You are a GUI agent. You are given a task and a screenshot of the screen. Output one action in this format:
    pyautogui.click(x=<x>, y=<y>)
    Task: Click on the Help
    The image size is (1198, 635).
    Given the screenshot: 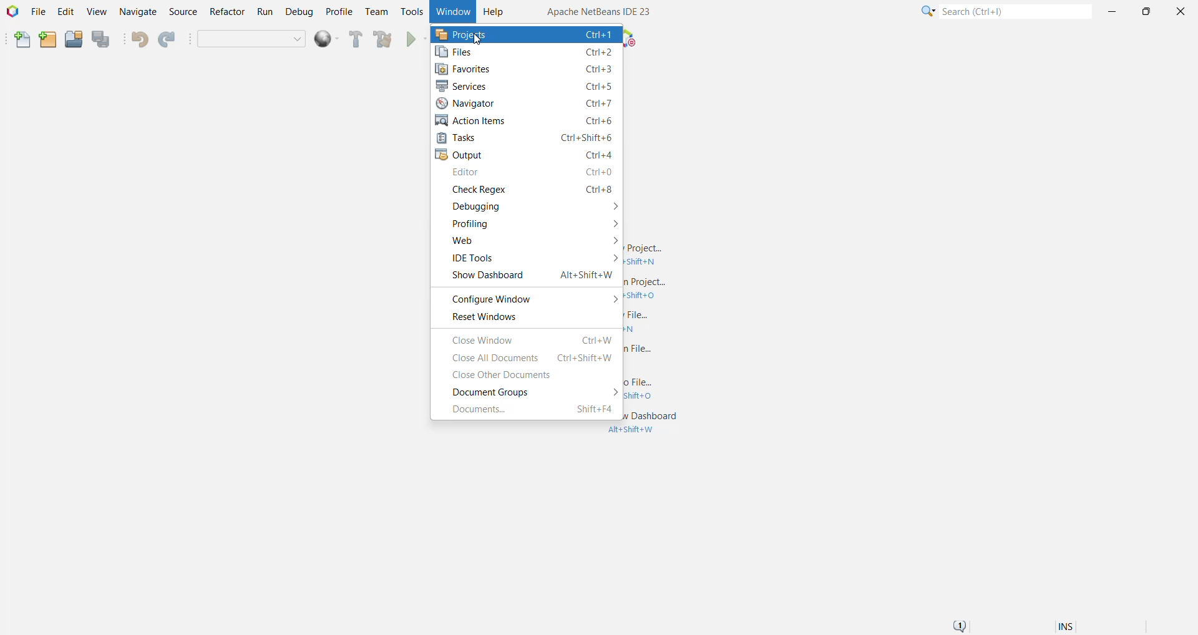 What is the action you would take?
    pyautogui.click(x=494, y=12)
    